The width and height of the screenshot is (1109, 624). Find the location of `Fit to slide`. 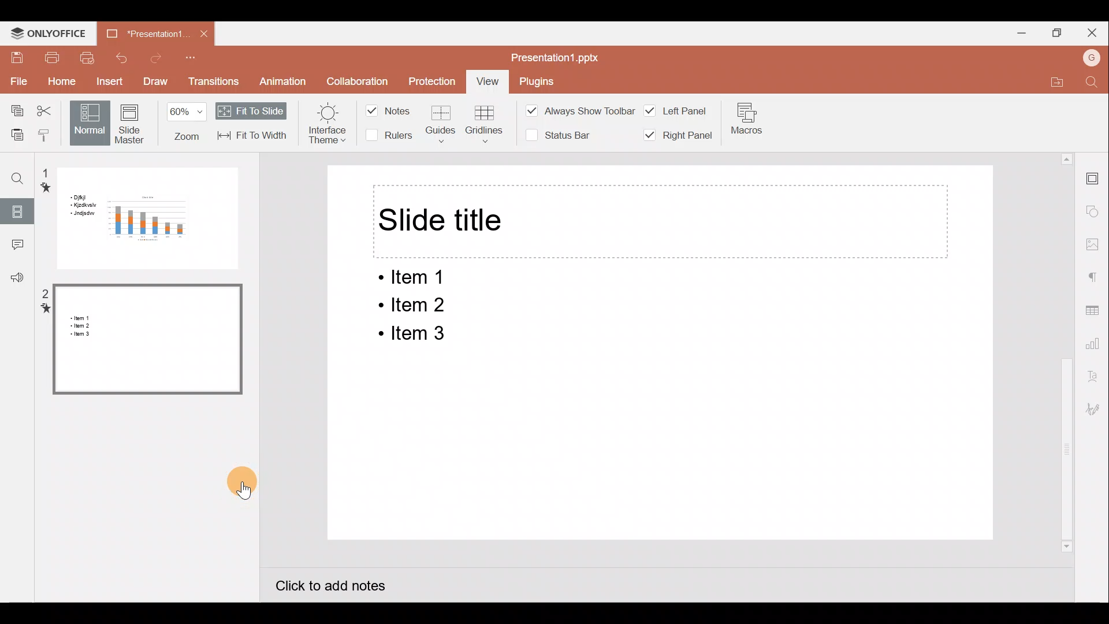

Fit to slide is located at coordinates (249, 110).